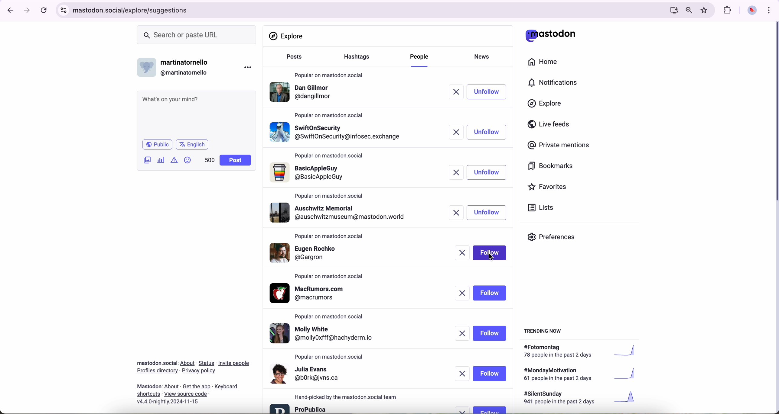 The image size is (779, 414). What do you see at coordinates (330, 277) in the screenshot?
I see `popular on mastodon.social` at bounding box center [330, 277].